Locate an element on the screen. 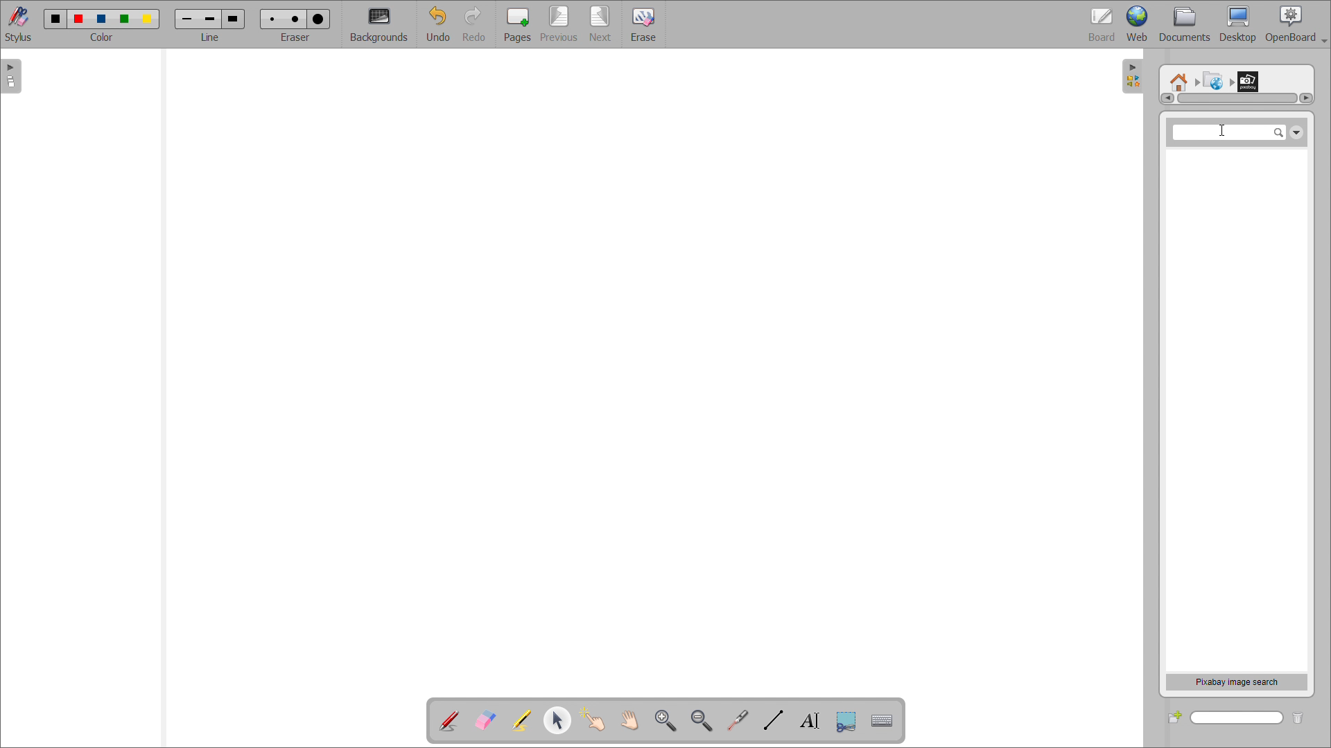 Image resolution: width=1331 pixels, height=748 pixels. scroll page is located at coordinates (629, 719).